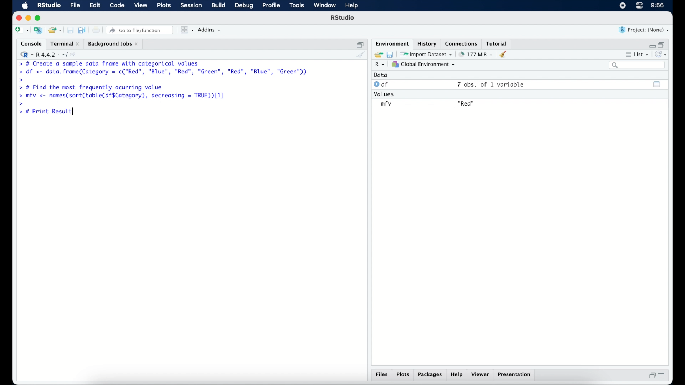 This screenshot has height=385, width=685. Describe the element at coordinates (392, 43) in the screenshot. I see `environment` at that location.